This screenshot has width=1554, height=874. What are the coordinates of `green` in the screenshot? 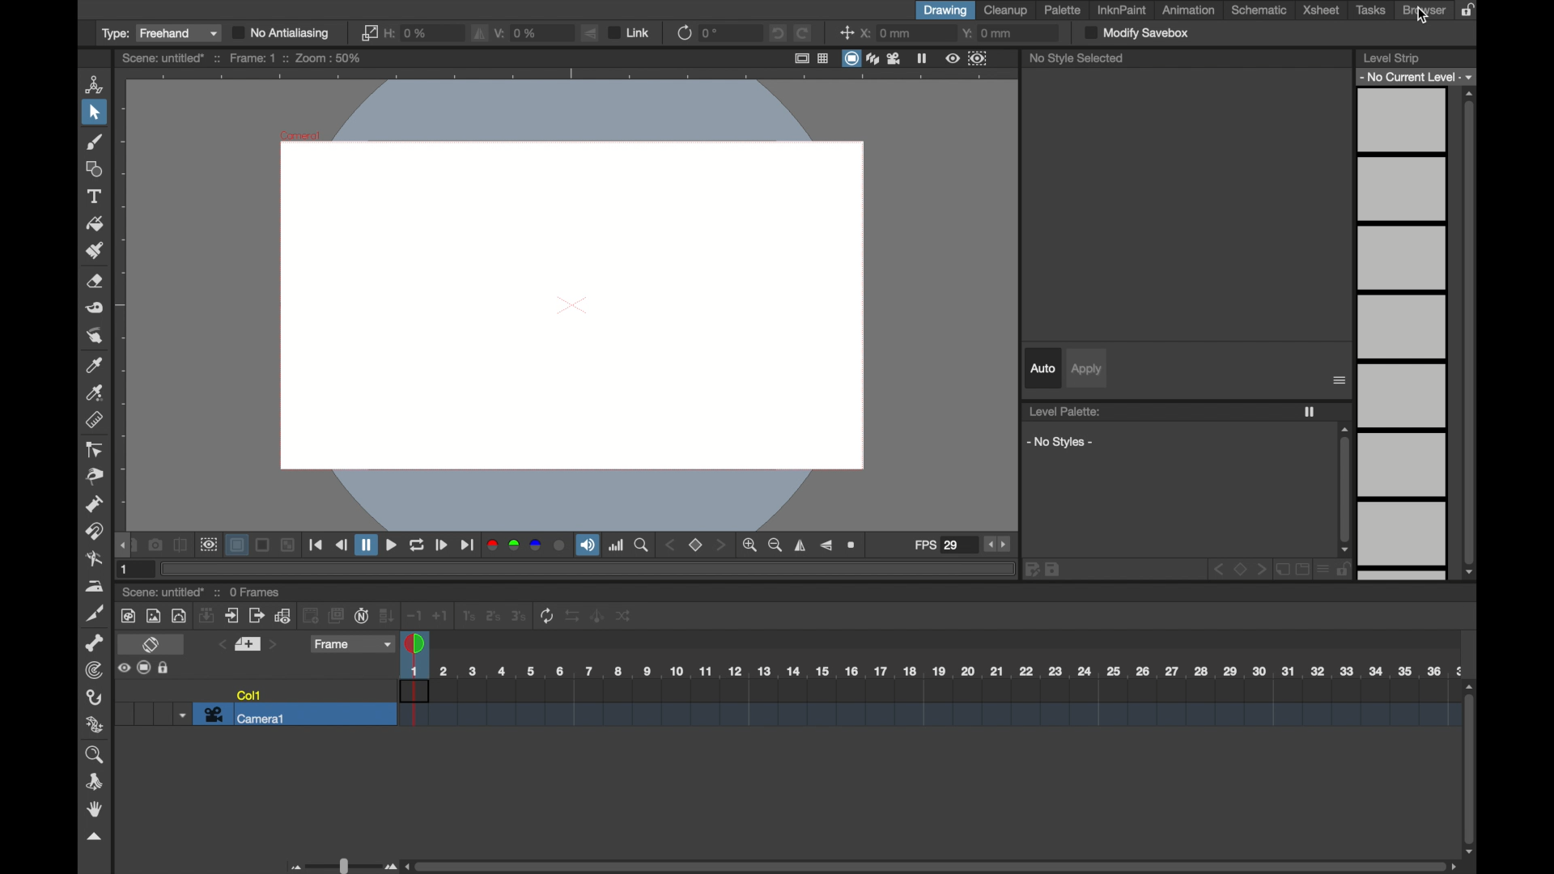 It's located at (512, 545).